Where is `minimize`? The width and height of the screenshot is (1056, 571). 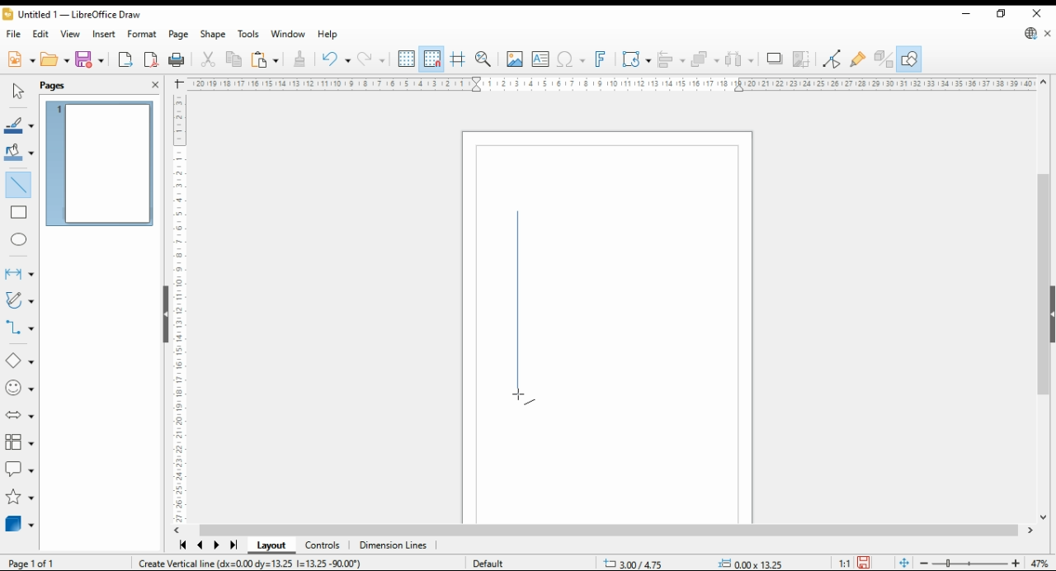 minimize is located at coordinates (967, 14).